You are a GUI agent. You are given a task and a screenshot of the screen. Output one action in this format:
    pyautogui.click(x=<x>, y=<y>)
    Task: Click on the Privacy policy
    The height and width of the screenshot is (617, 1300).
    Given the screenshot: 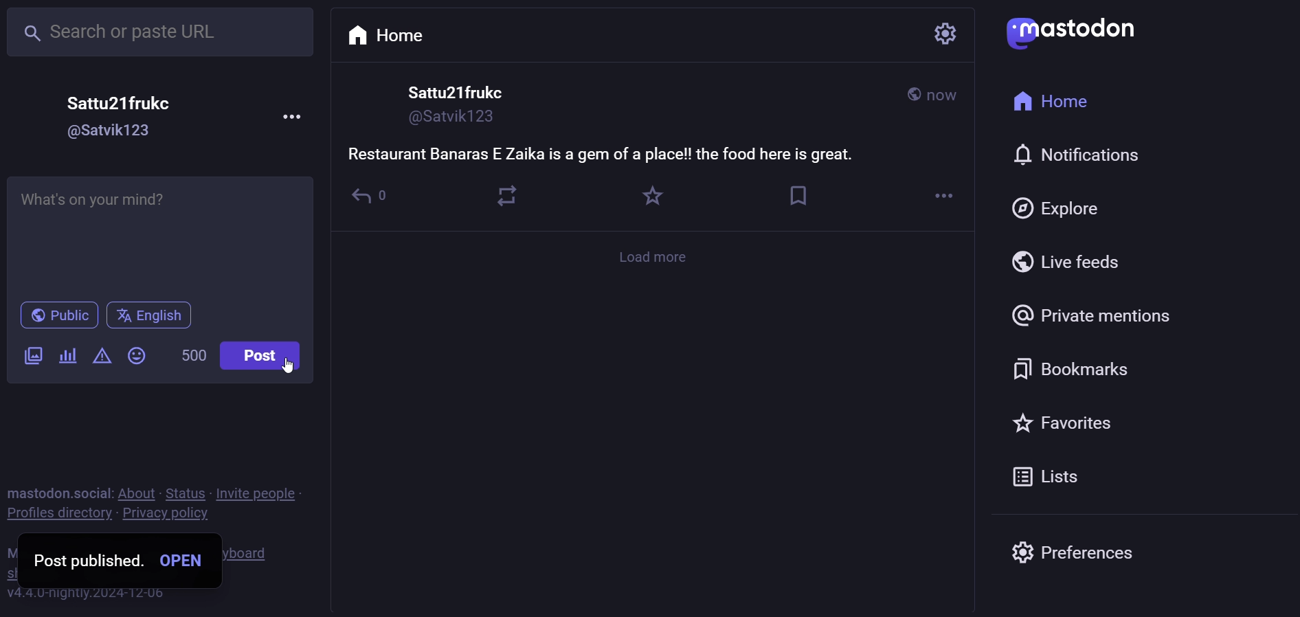 What is the action you would take?
    pyautogui.click(x=167, y=513)
    